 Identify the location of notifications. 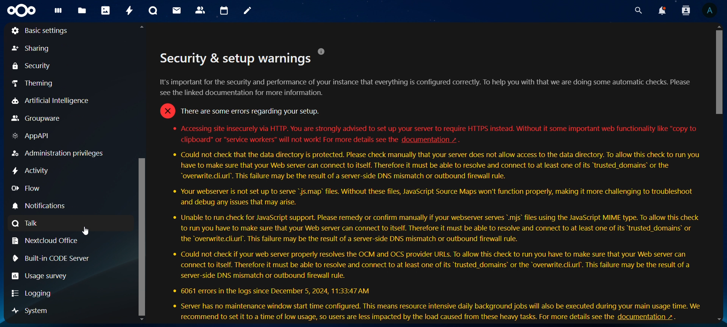
(662, 11).